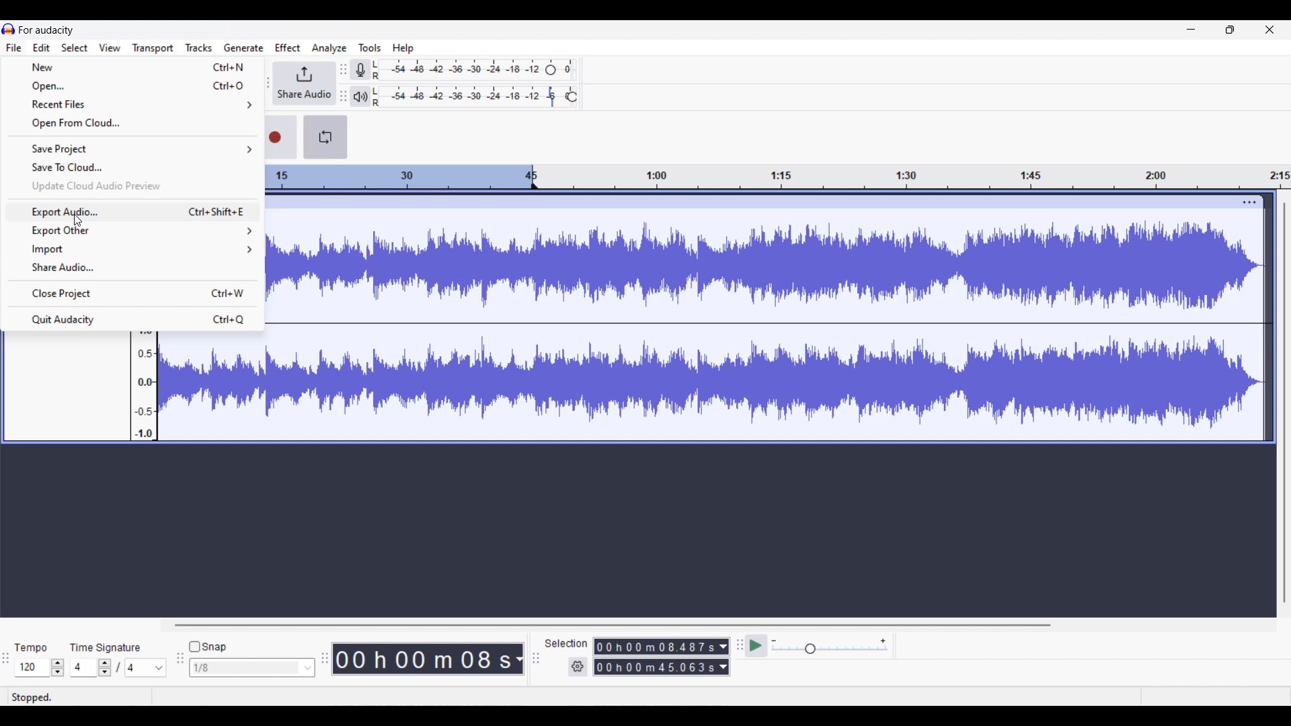 The height and width of the screenshot is (726, 1291). I want to click on Scale to measure length of track, so click(778, 176).